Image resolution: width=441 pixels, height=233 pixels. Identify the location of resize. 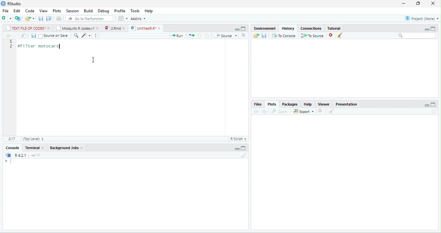
(417, 4).